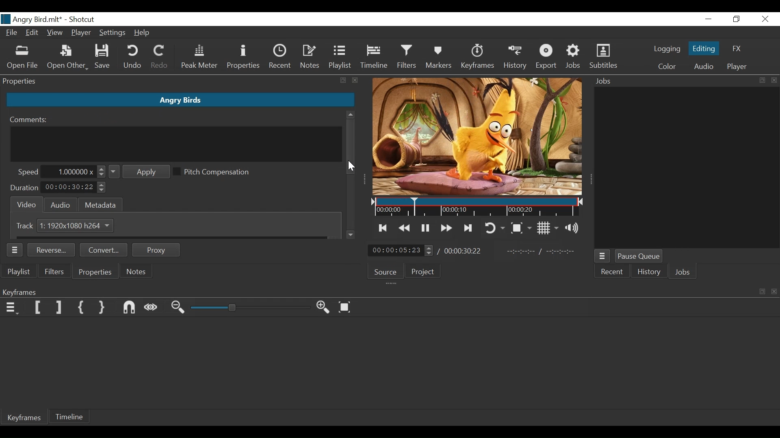 This screenshot has height=438, width=780. What do you see at coordinates (648, 273) in the screenshot?
I see `History` at bounding box center [648, 273].